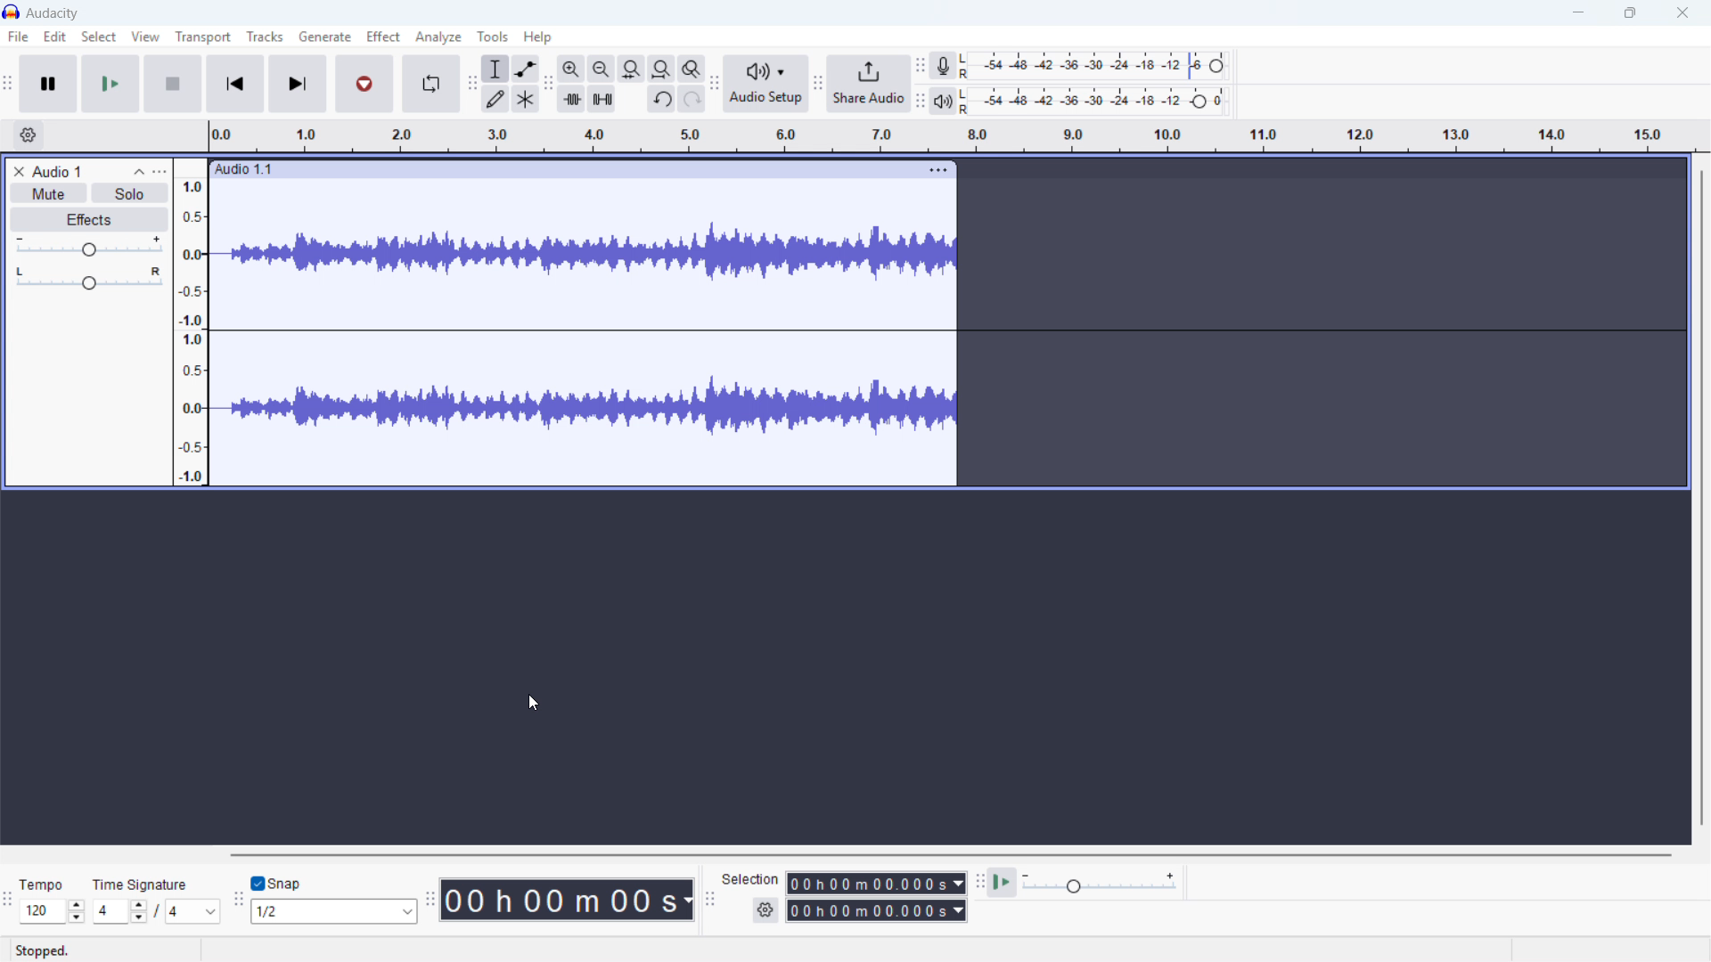 This screenshot has height=962, width=1711. What do you see at coordinates (526, 99) in the screenshot?
I see `Multi - tool ` at bounding box center [526, 99].